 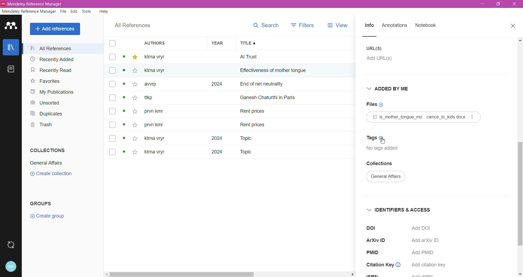 I want to click on Vertical Scroll Bar dragged to final position, so click(x=520, y=142).